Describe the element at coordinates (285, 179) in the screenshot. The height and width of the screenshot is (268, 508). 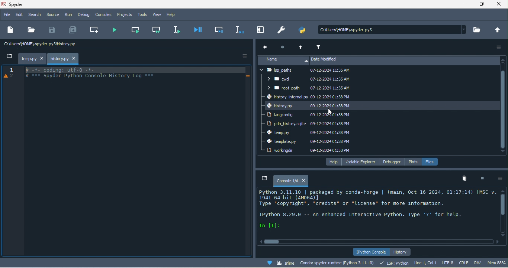
I see `console1/a` at that location.